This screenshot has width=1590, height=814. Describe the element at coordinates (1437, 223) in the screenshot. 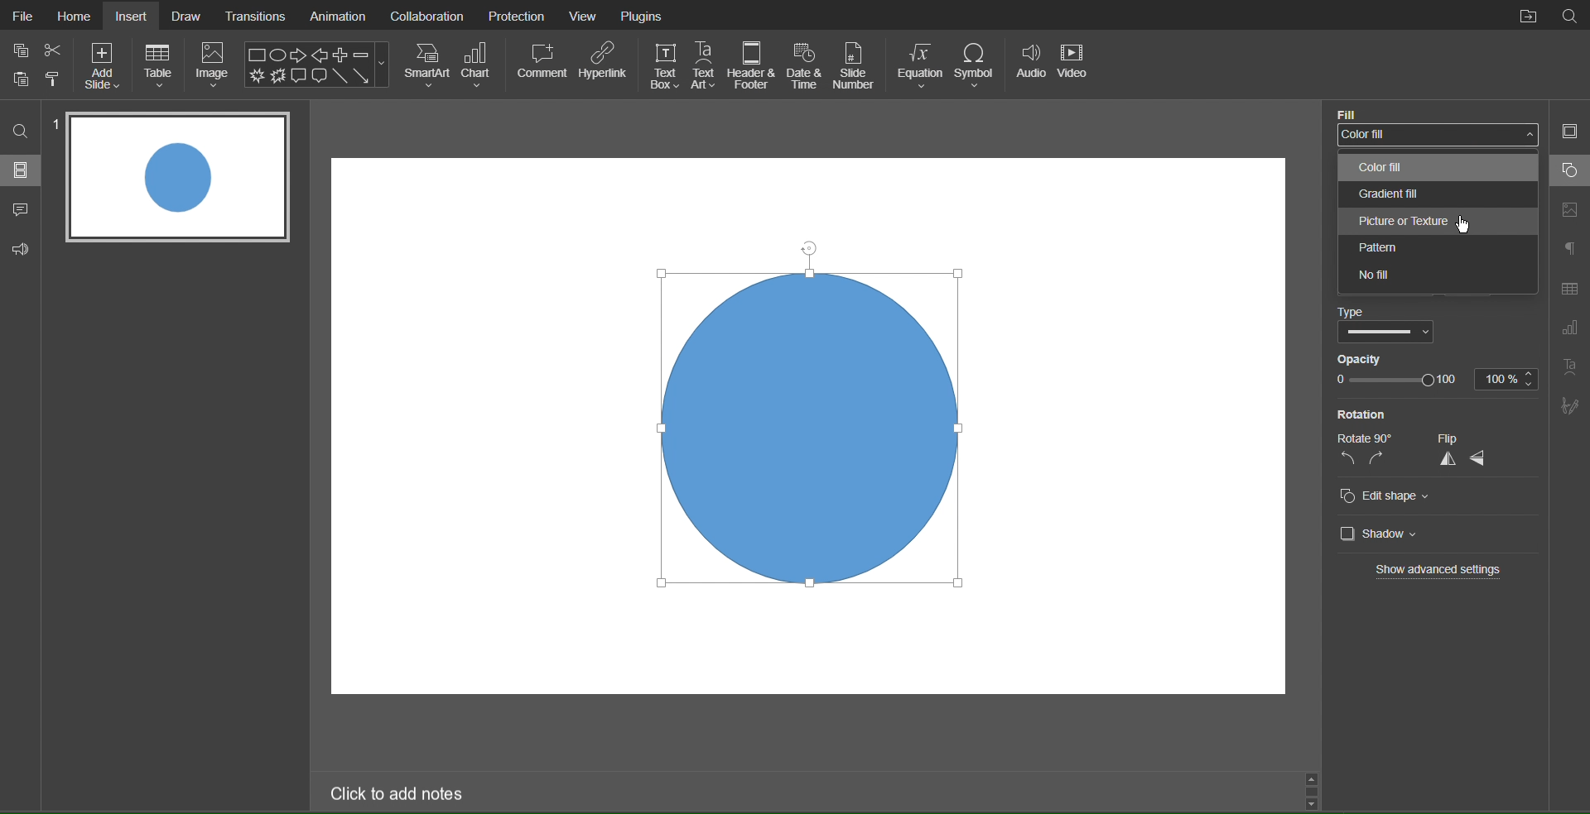

I see `Picture or Texture` at that location.